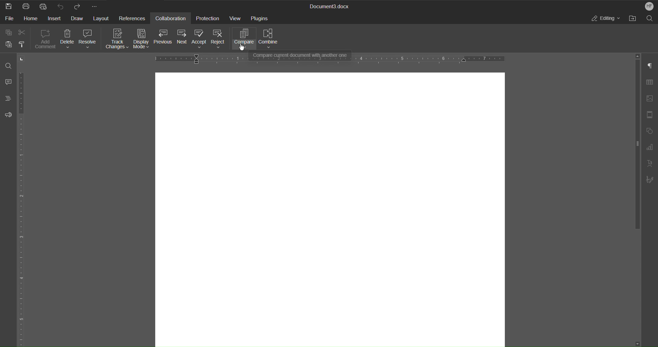  I want to click on Signature, so click(650, 180).